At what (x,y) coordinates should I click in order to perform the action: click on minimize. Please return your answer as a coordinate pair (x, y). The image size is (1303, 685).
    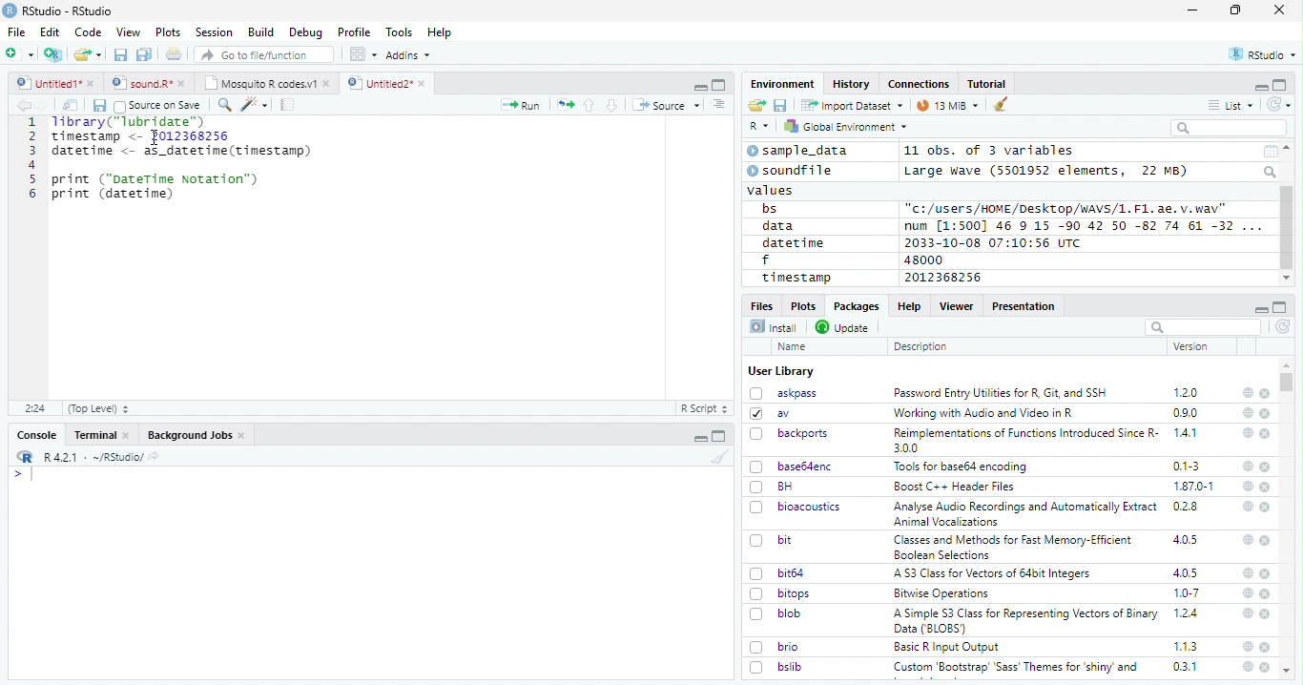
    Looking at the image, I should click on (1260, 307).